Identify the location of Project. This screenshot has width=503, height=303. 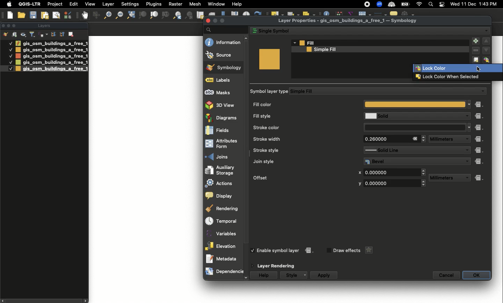
(55, 5).